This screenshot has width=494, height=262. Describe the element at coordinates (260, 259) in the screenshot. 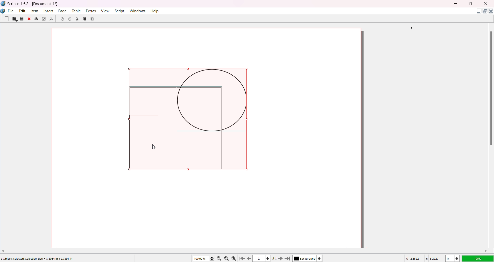

I see `Current page` at that location.